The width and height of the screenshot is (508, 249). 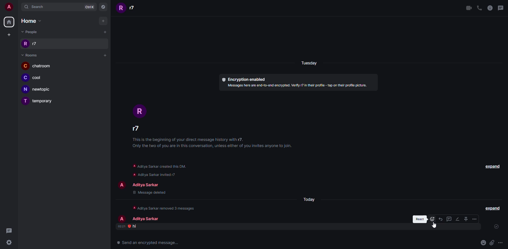 What do you see at coordinates (147, 219) in the screenshot?
I see `people` at bounding box center [147, 219].